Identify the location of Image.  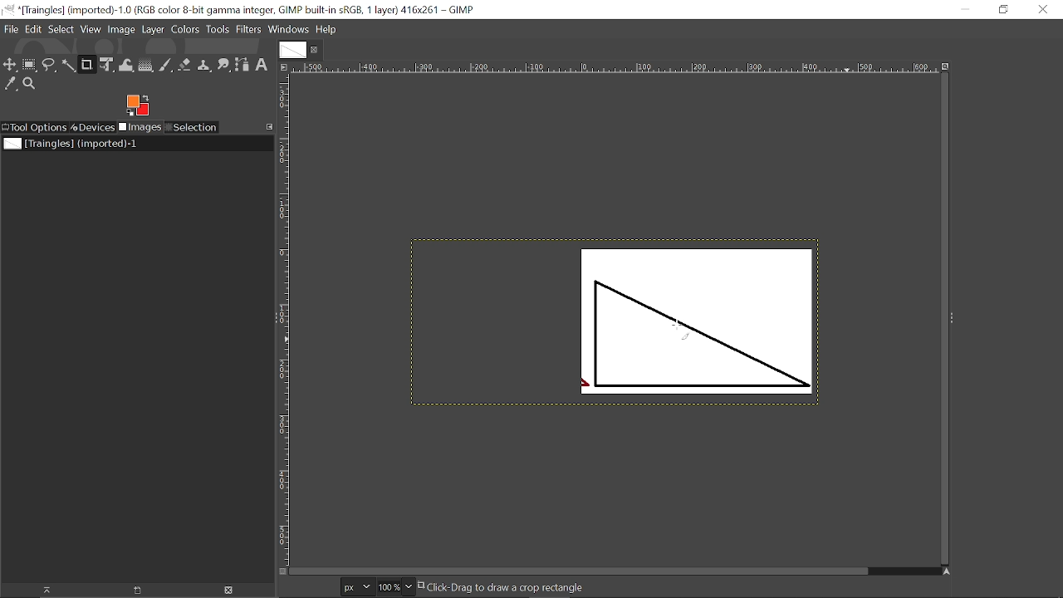
(120, 30).